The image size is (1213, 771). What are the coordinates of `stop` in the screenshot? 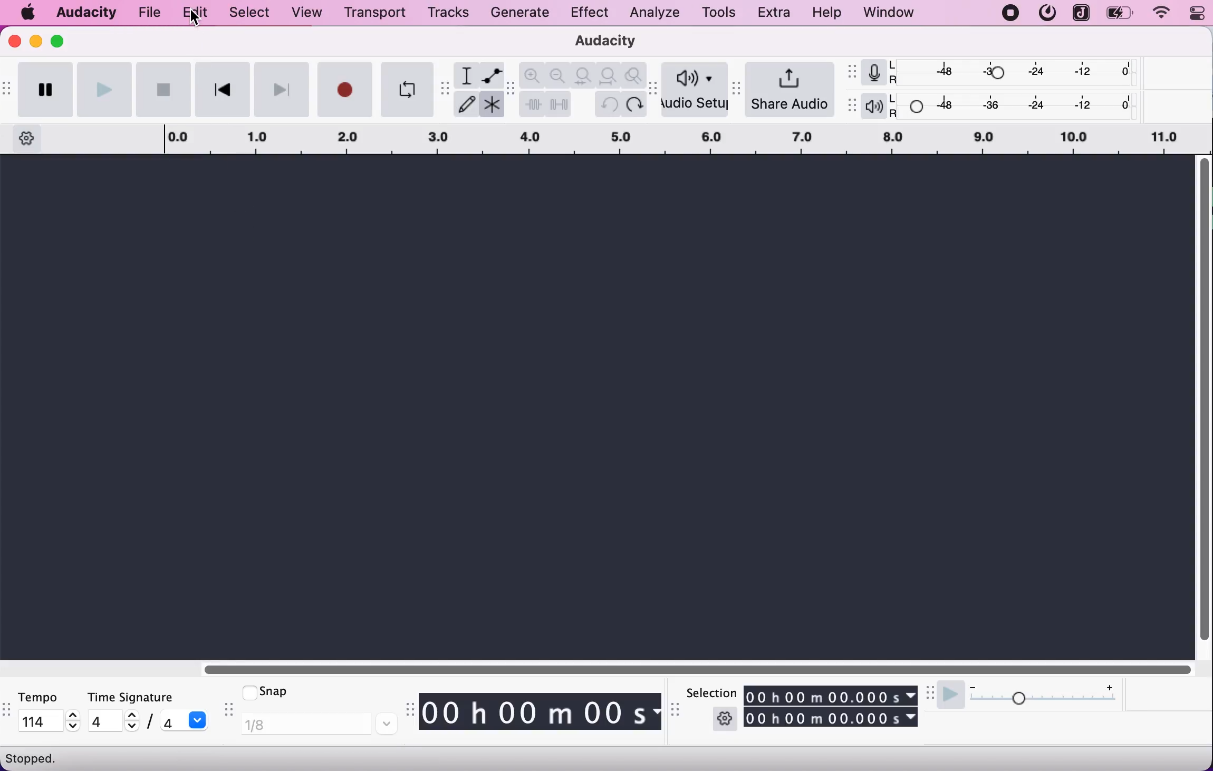 It's located at (163, 89).